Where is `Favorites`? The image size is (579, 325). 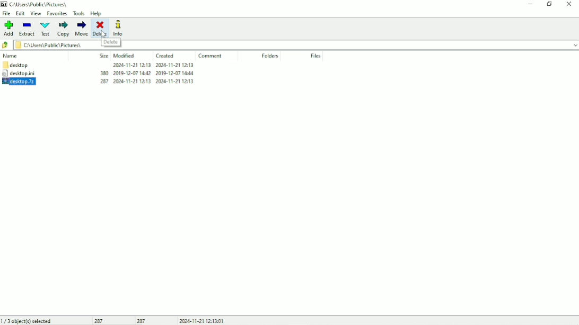
Favorites is located at coordinates (57, 14).